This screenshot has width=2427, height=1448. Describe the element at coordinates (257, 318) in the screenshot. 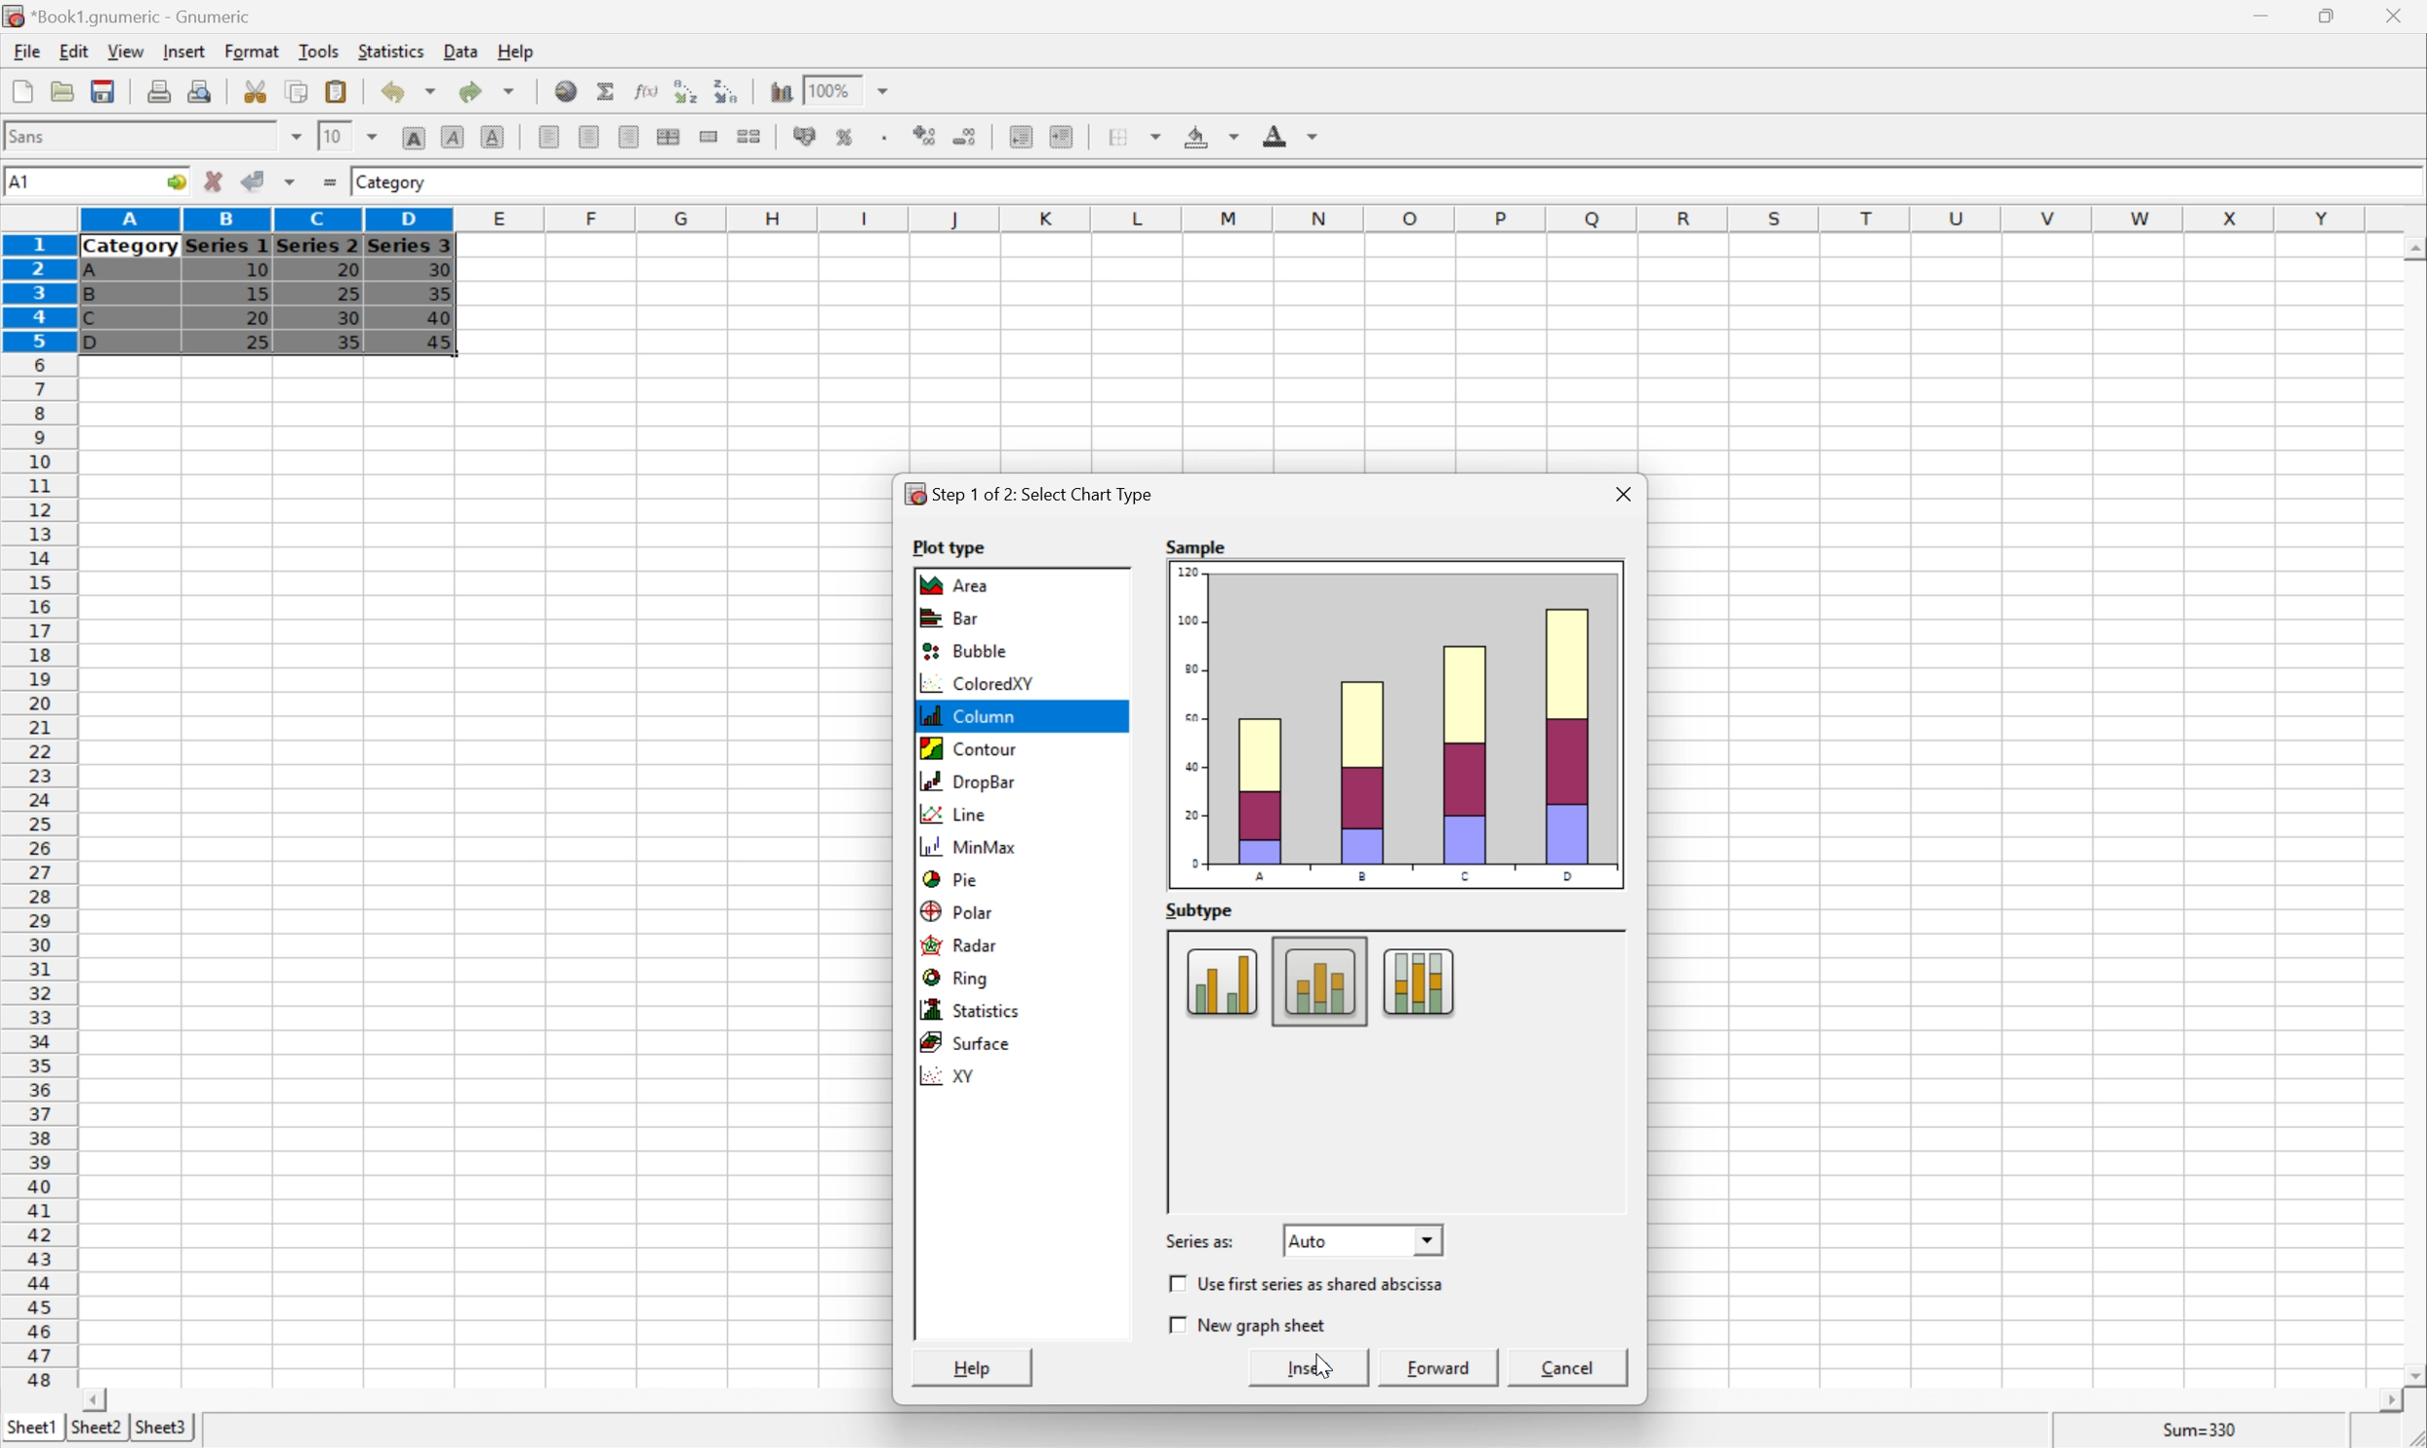

I see `20` at that location.